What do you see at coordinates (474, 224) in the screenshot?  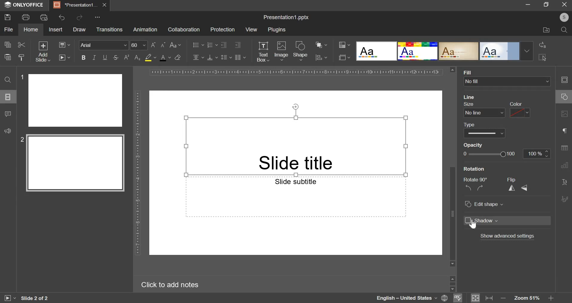 I see `mouse pointer` at bounding box center [474, 224].